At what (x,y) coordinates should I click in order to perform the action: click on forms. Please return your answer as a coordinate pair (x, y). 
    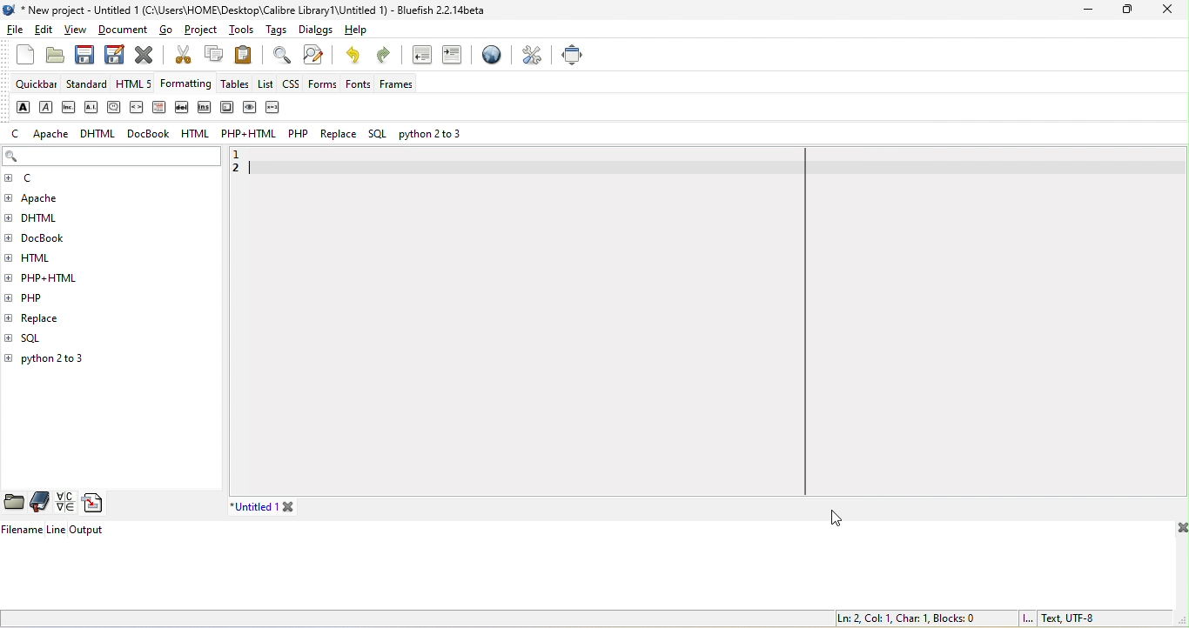
    Looking at the image, I should click on (322, 84).